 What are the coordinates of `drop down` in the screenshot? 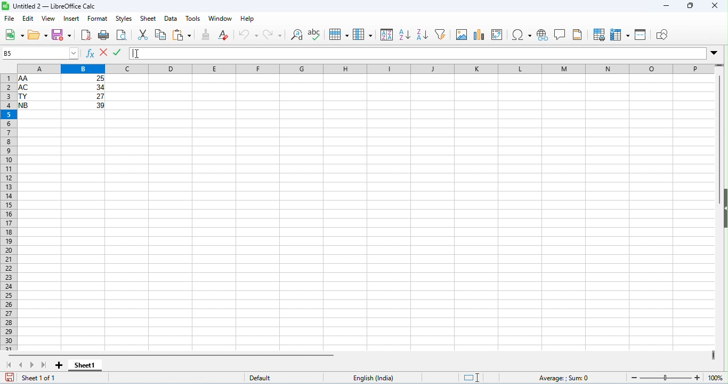 It's located at (715, 53).